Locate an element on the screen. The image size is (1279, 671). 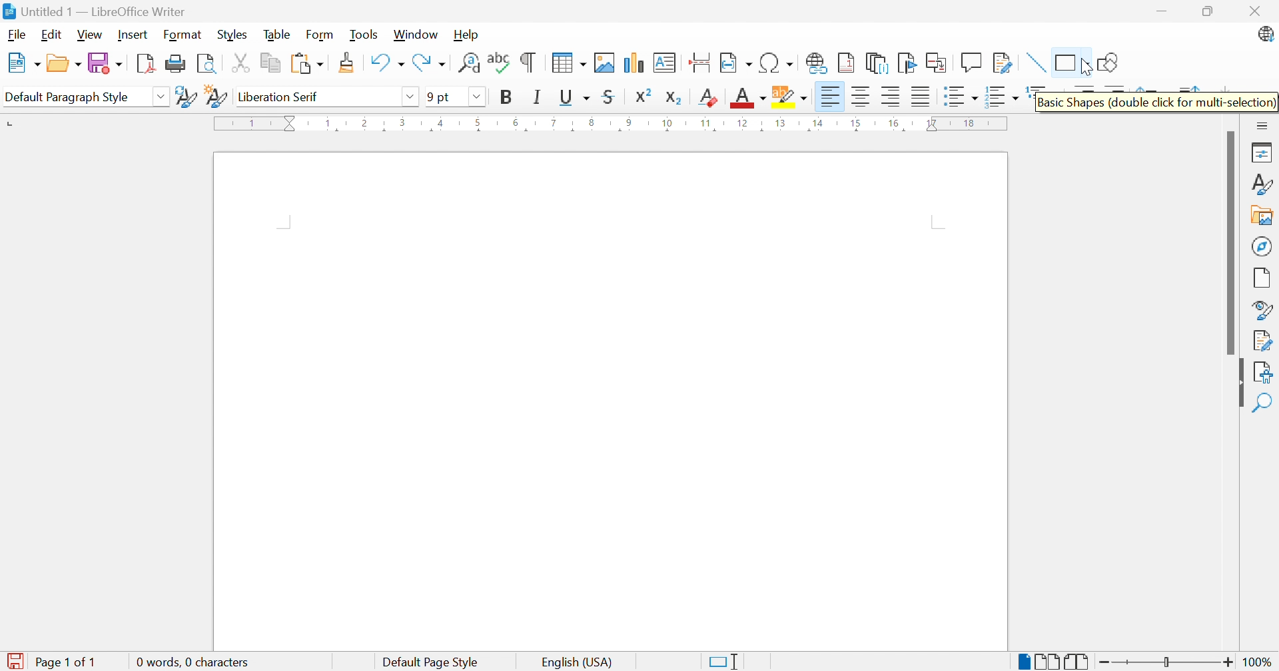
Insert comment is located at coordinates (974, 62).